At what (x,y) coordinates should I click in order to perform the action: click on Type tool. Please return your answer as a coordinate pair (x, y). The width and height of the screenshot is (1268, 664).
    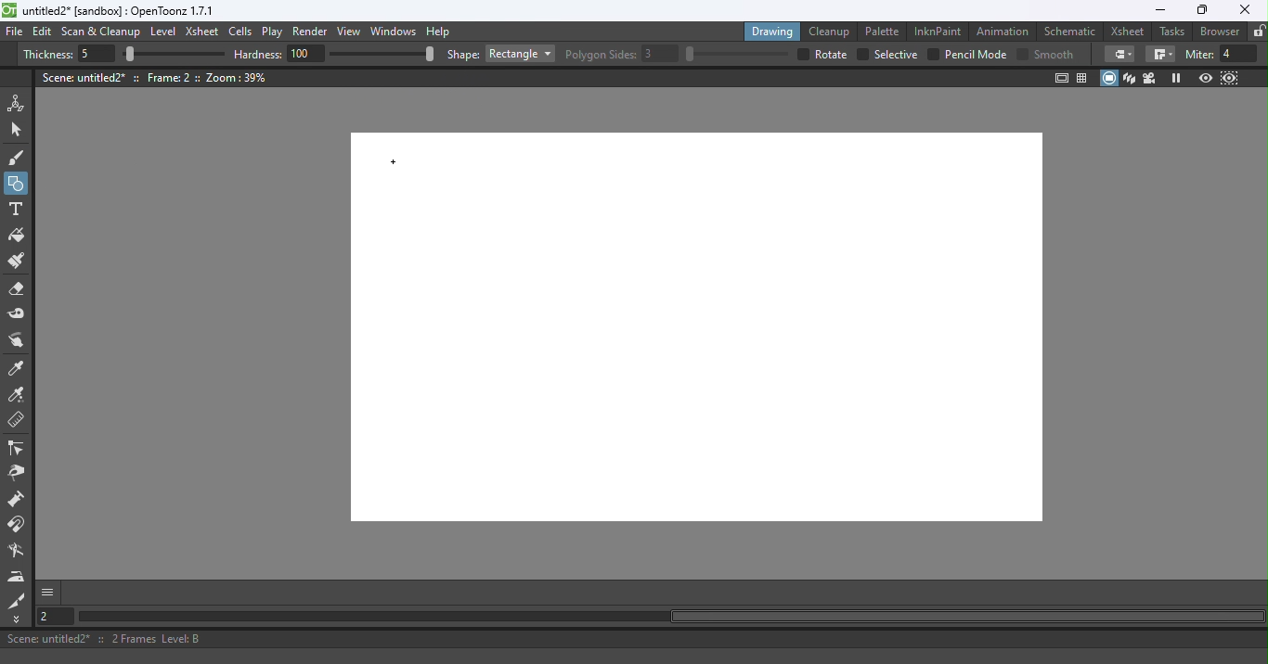
    Looking at the image, I should click on (16, 211).